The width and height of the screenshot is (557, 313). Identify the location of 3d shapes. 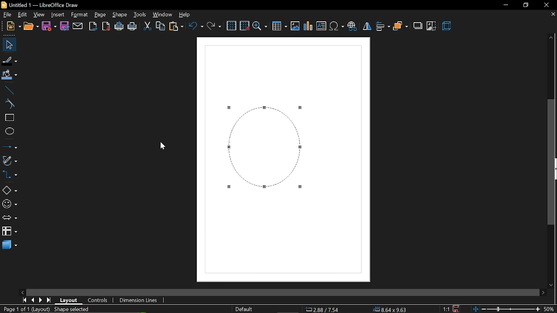
(9, 245).